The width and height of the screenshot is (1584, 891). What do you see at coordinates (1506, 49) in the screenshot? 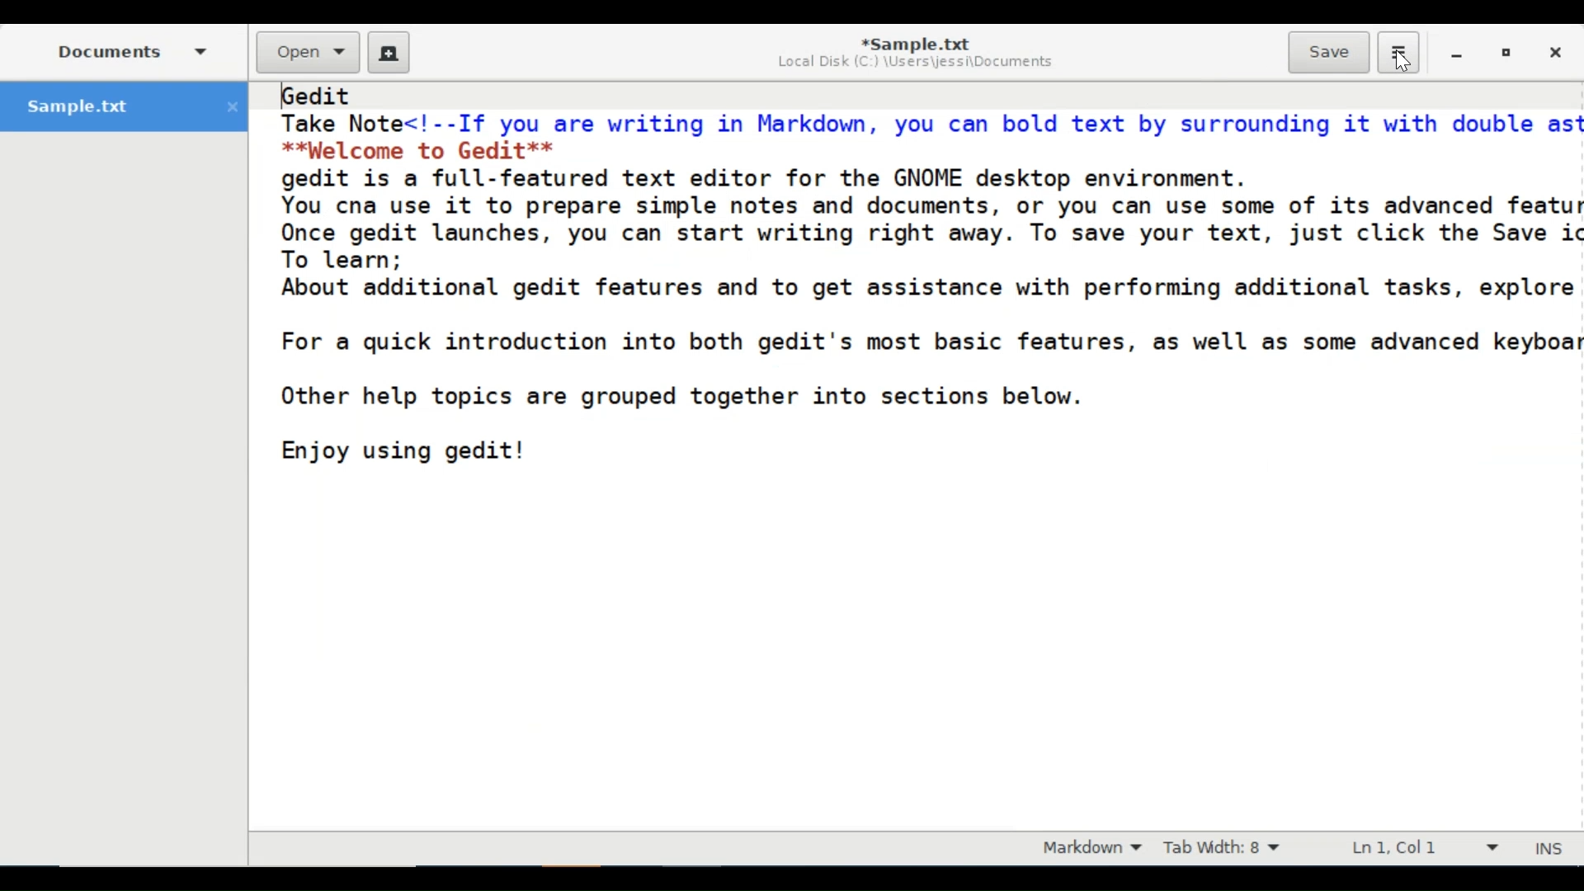
I see `Restore` at bounding box center [1506, 49].